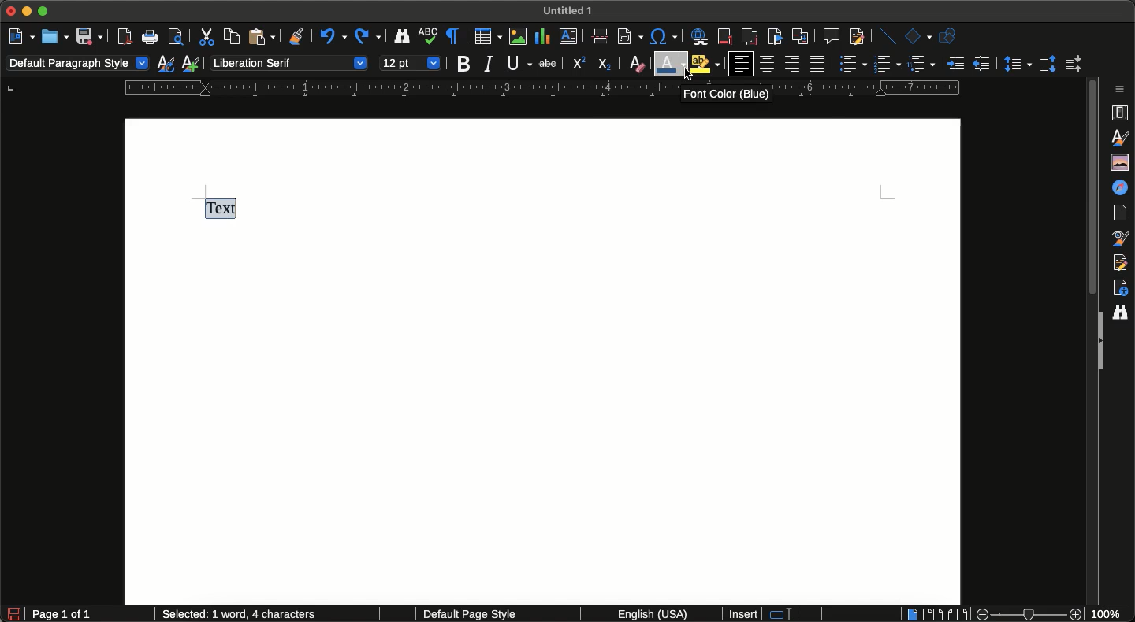 This screenshot has width=1135, height=622. Describe the element at coordinates (830, 35) in the screenshot. I see `Insert comment` at that location.